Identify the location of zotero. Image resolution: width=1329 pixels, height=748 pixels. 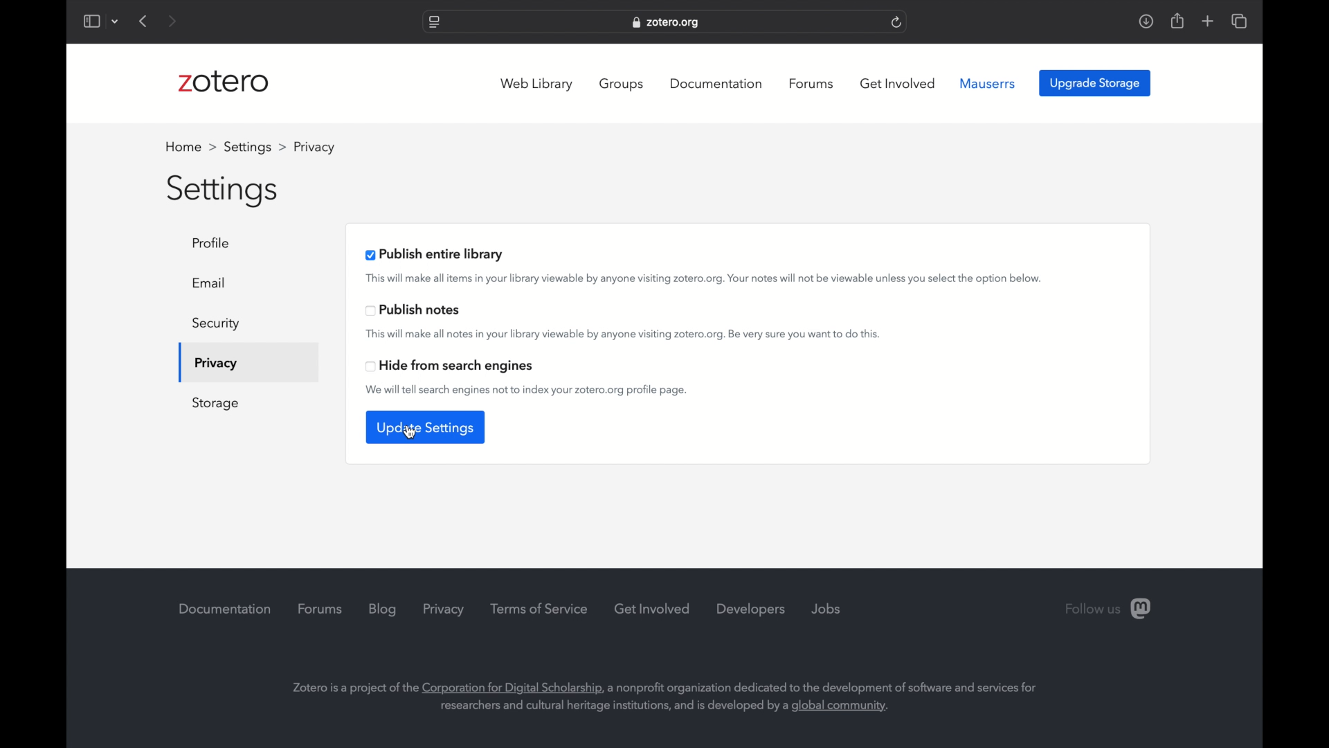
(224, 82).